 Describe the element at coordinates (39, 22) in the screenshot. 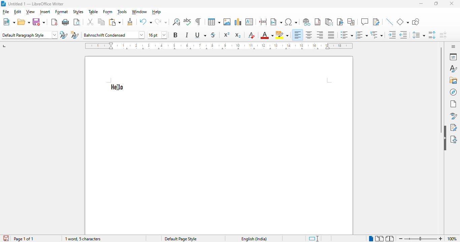

I see `save` at that location.